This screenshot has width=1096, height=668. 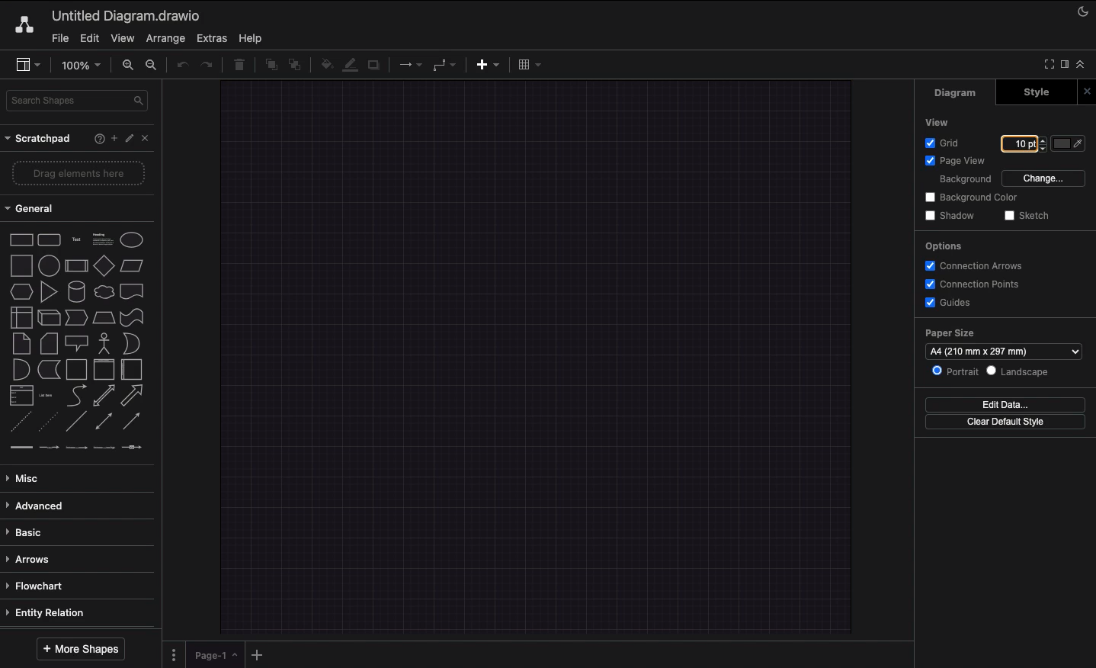 What do you see at coordinates (1030, 216) in the screenshot?
I see `Sketch` at bounding box center [1030, 216].